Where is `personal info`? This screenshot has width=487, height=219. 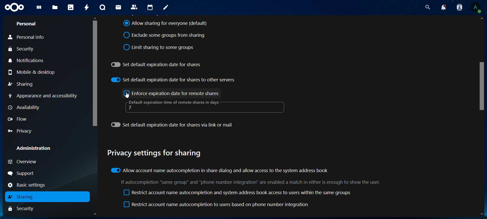
personal info is located at coordinates (28, 37).